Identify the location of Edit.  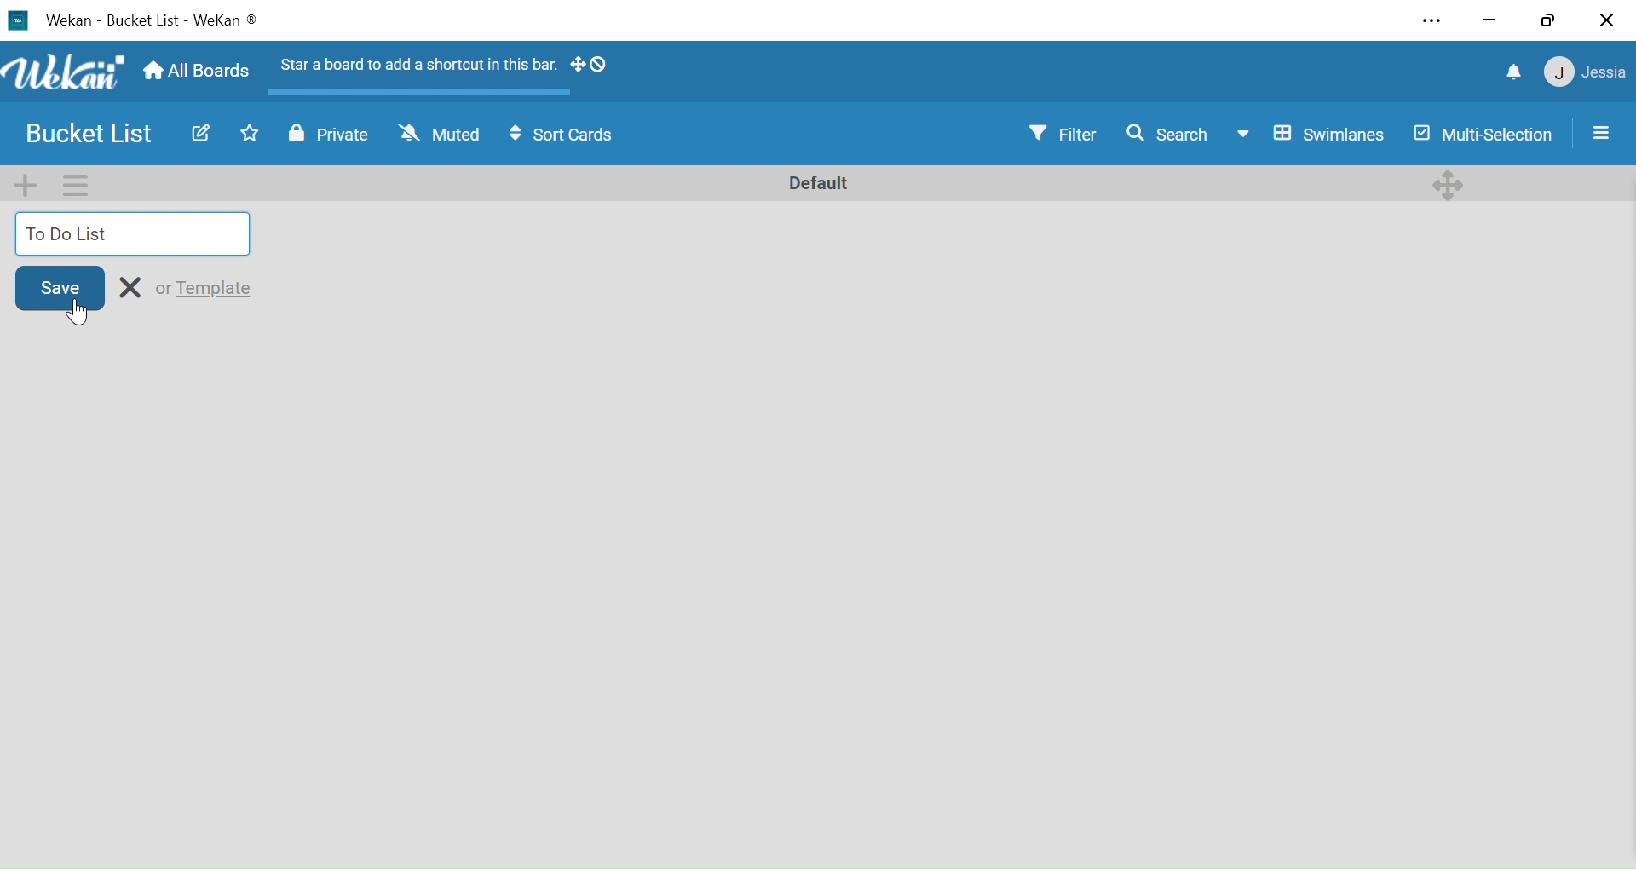
(199, 133).